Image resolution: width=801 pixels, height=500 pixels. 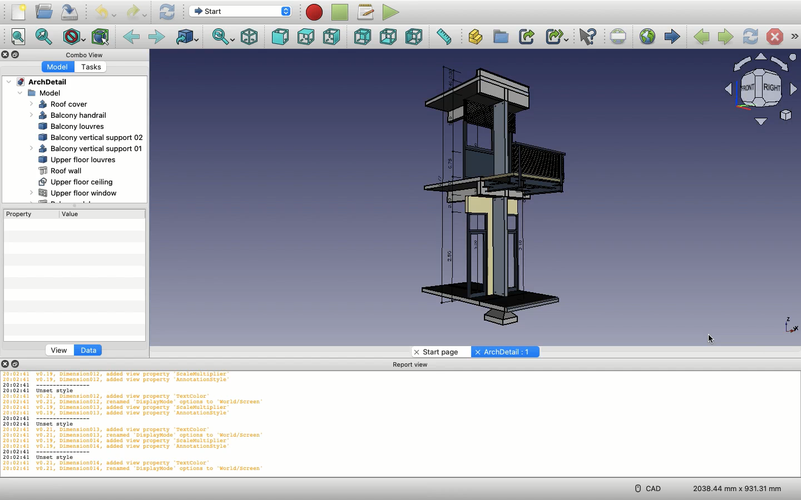 I want to click on view, so click(x=60, y=349).